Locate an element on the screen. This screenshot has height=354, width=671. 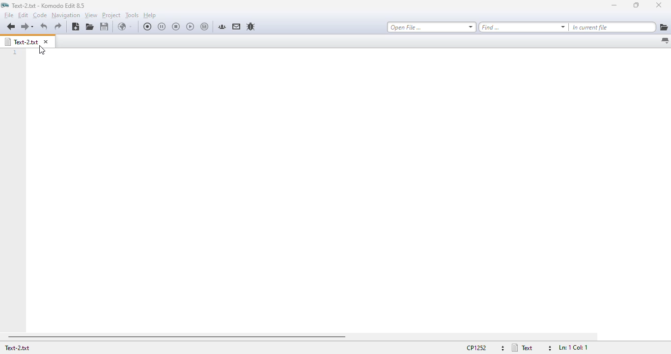
project is located at coordinates (112, 15).